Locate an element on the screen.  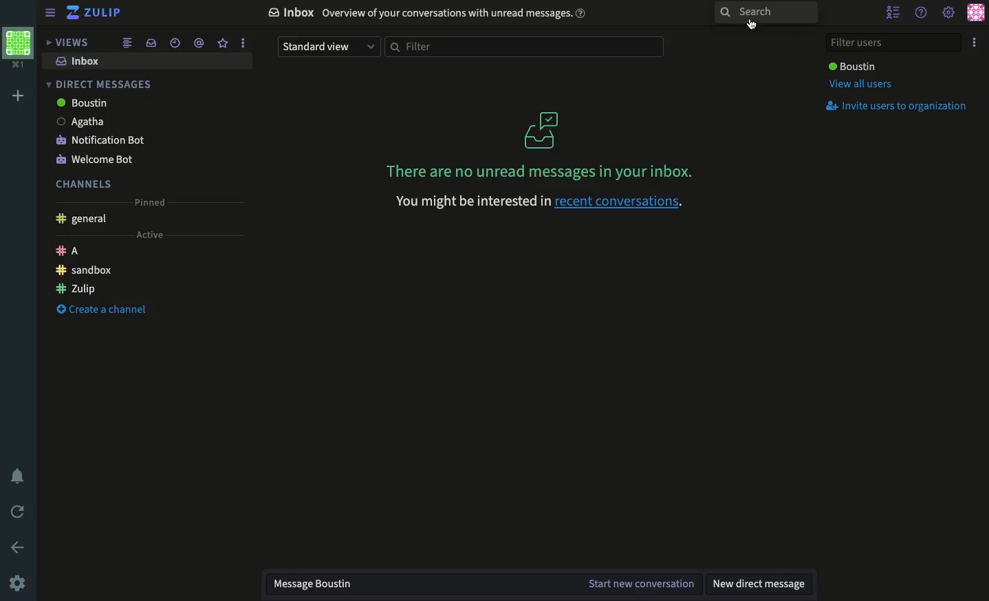
User is located at coordinates (851, 66).